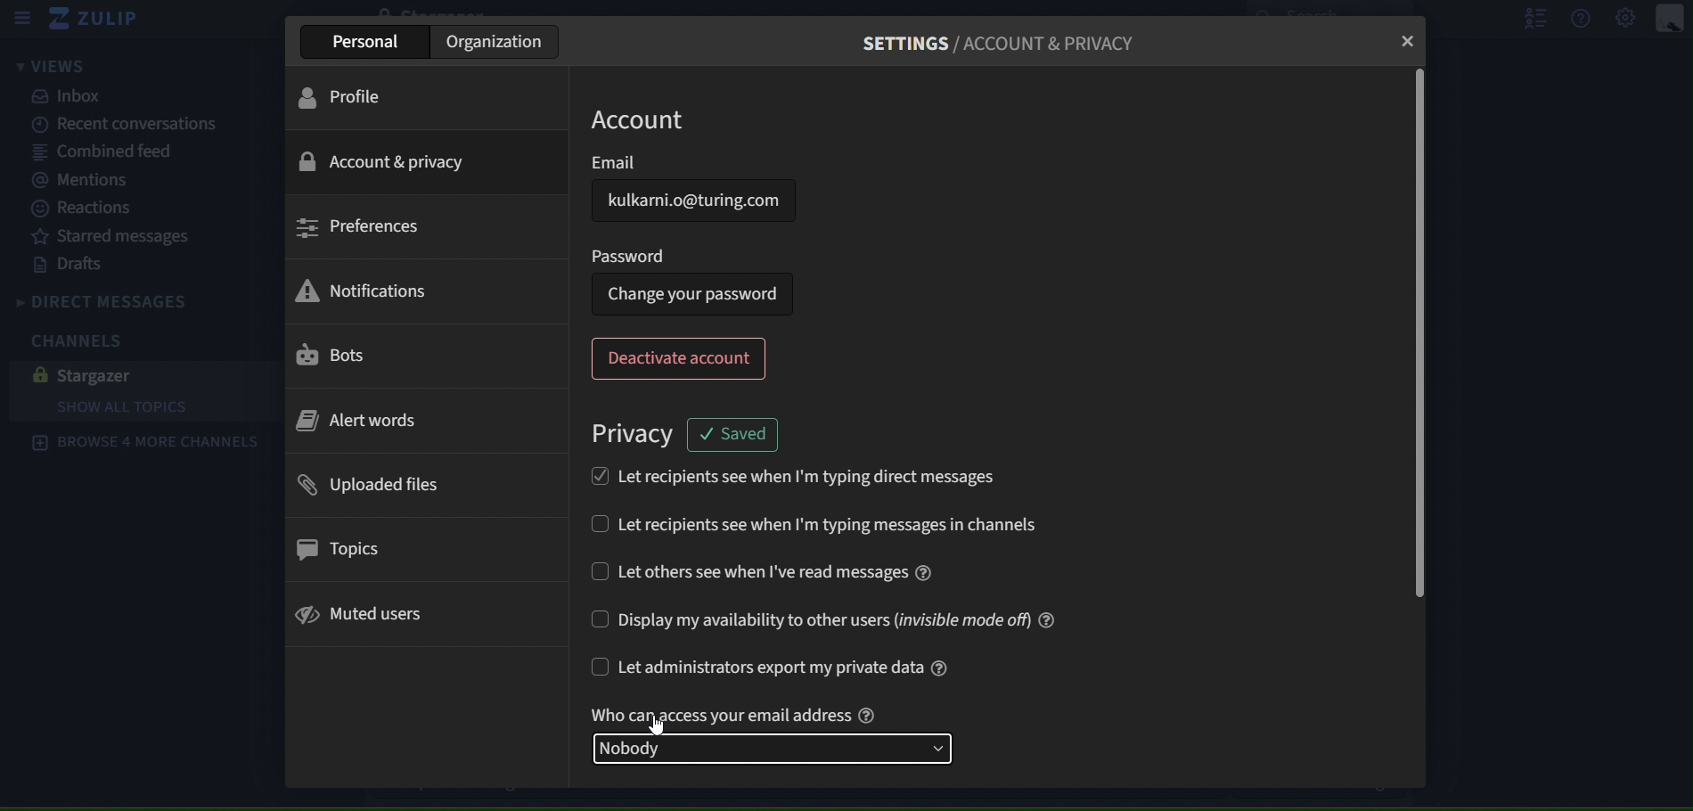 The width and height of the screenshot is (1693, 811). What do you see at coordinates (88, 182) in the screenshot?
I see `mentions` at bounding box center [88, 182].